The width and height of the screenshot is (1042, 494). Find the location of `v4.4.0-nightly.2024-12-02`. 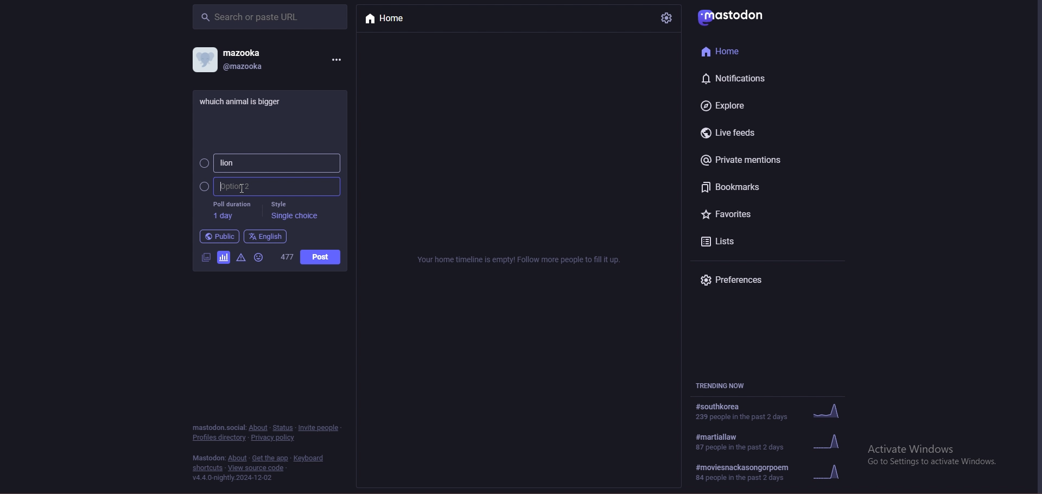

v4.4.0-nightly.2024-12-02 is located at coordinates (233, 478).